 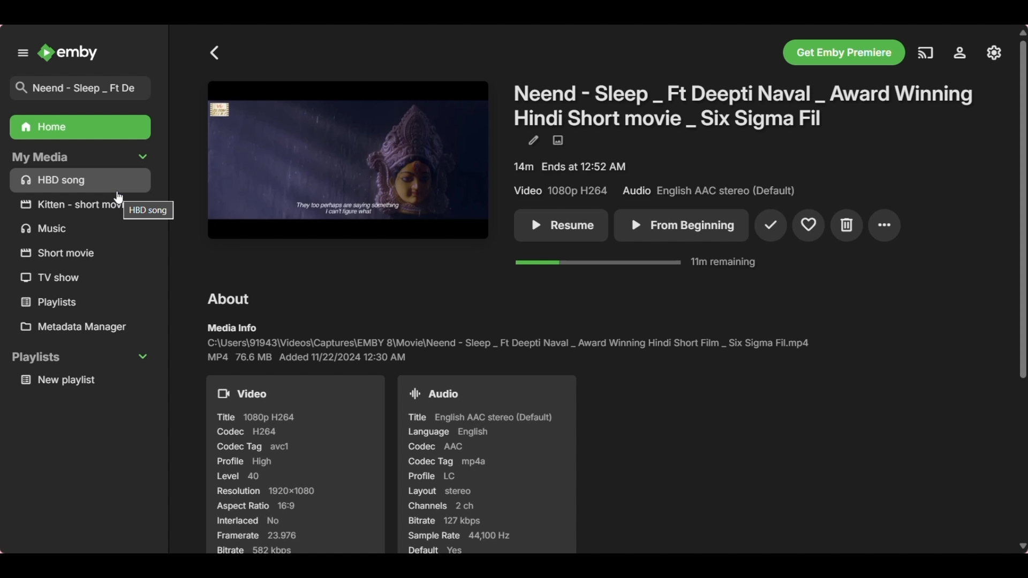 I want to click on Edit metadata, so click(x=533, y=140).